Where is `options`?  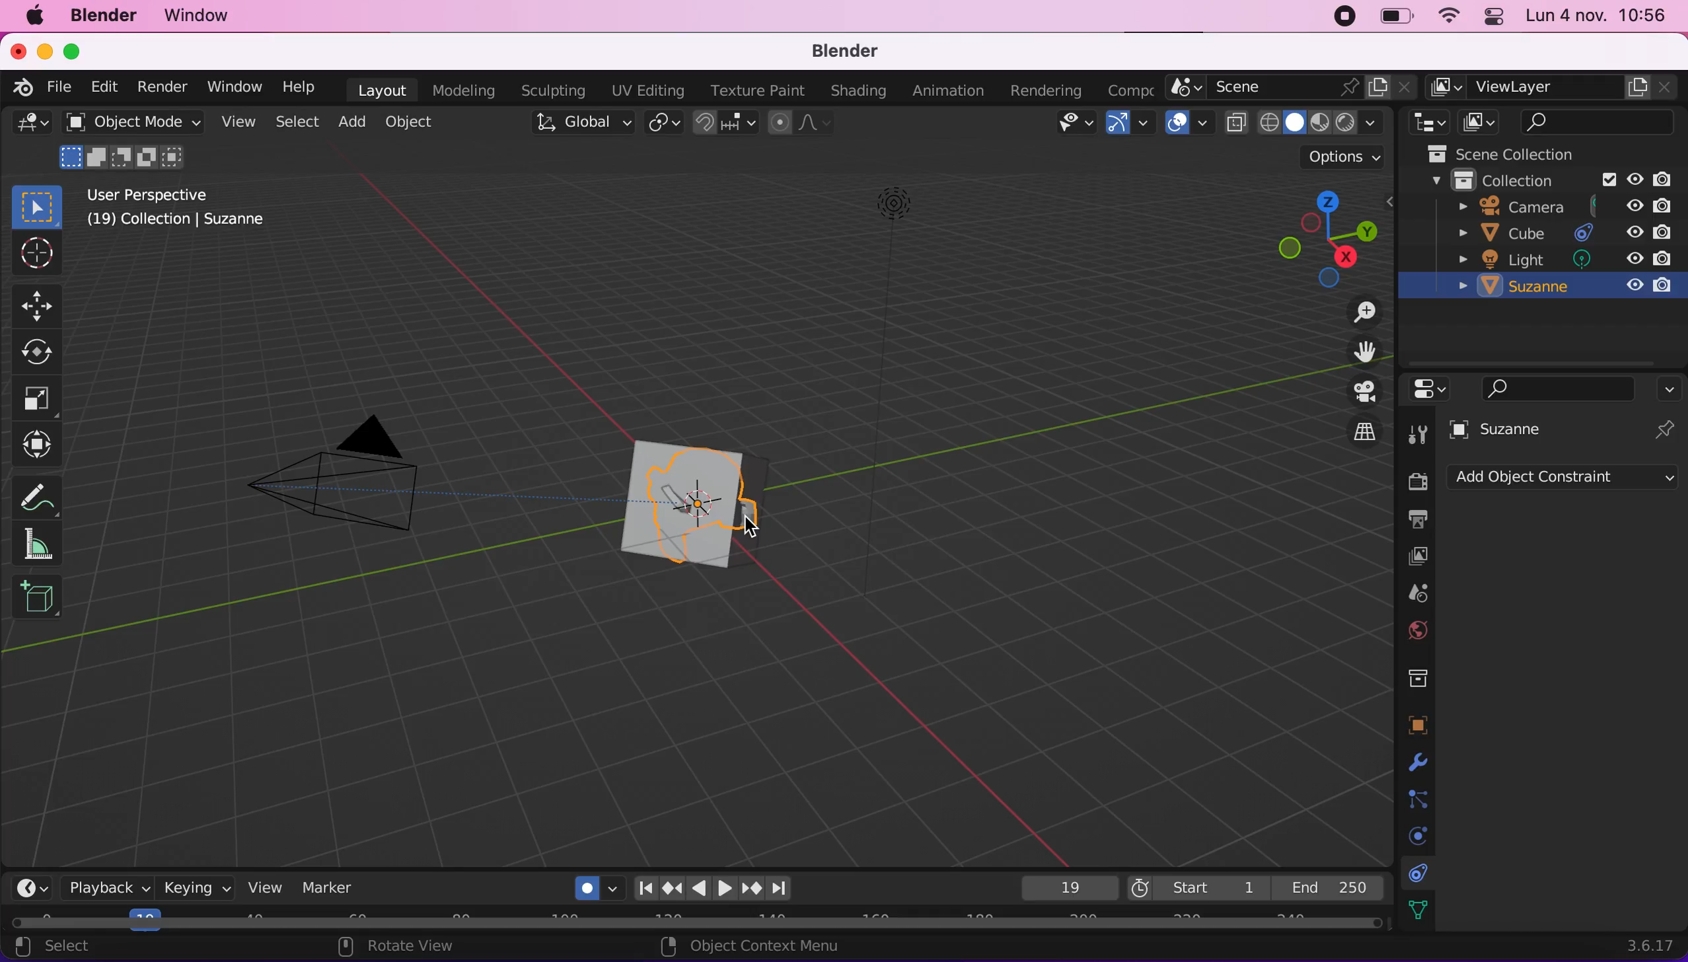
options is located at coordinates (1672, 388).